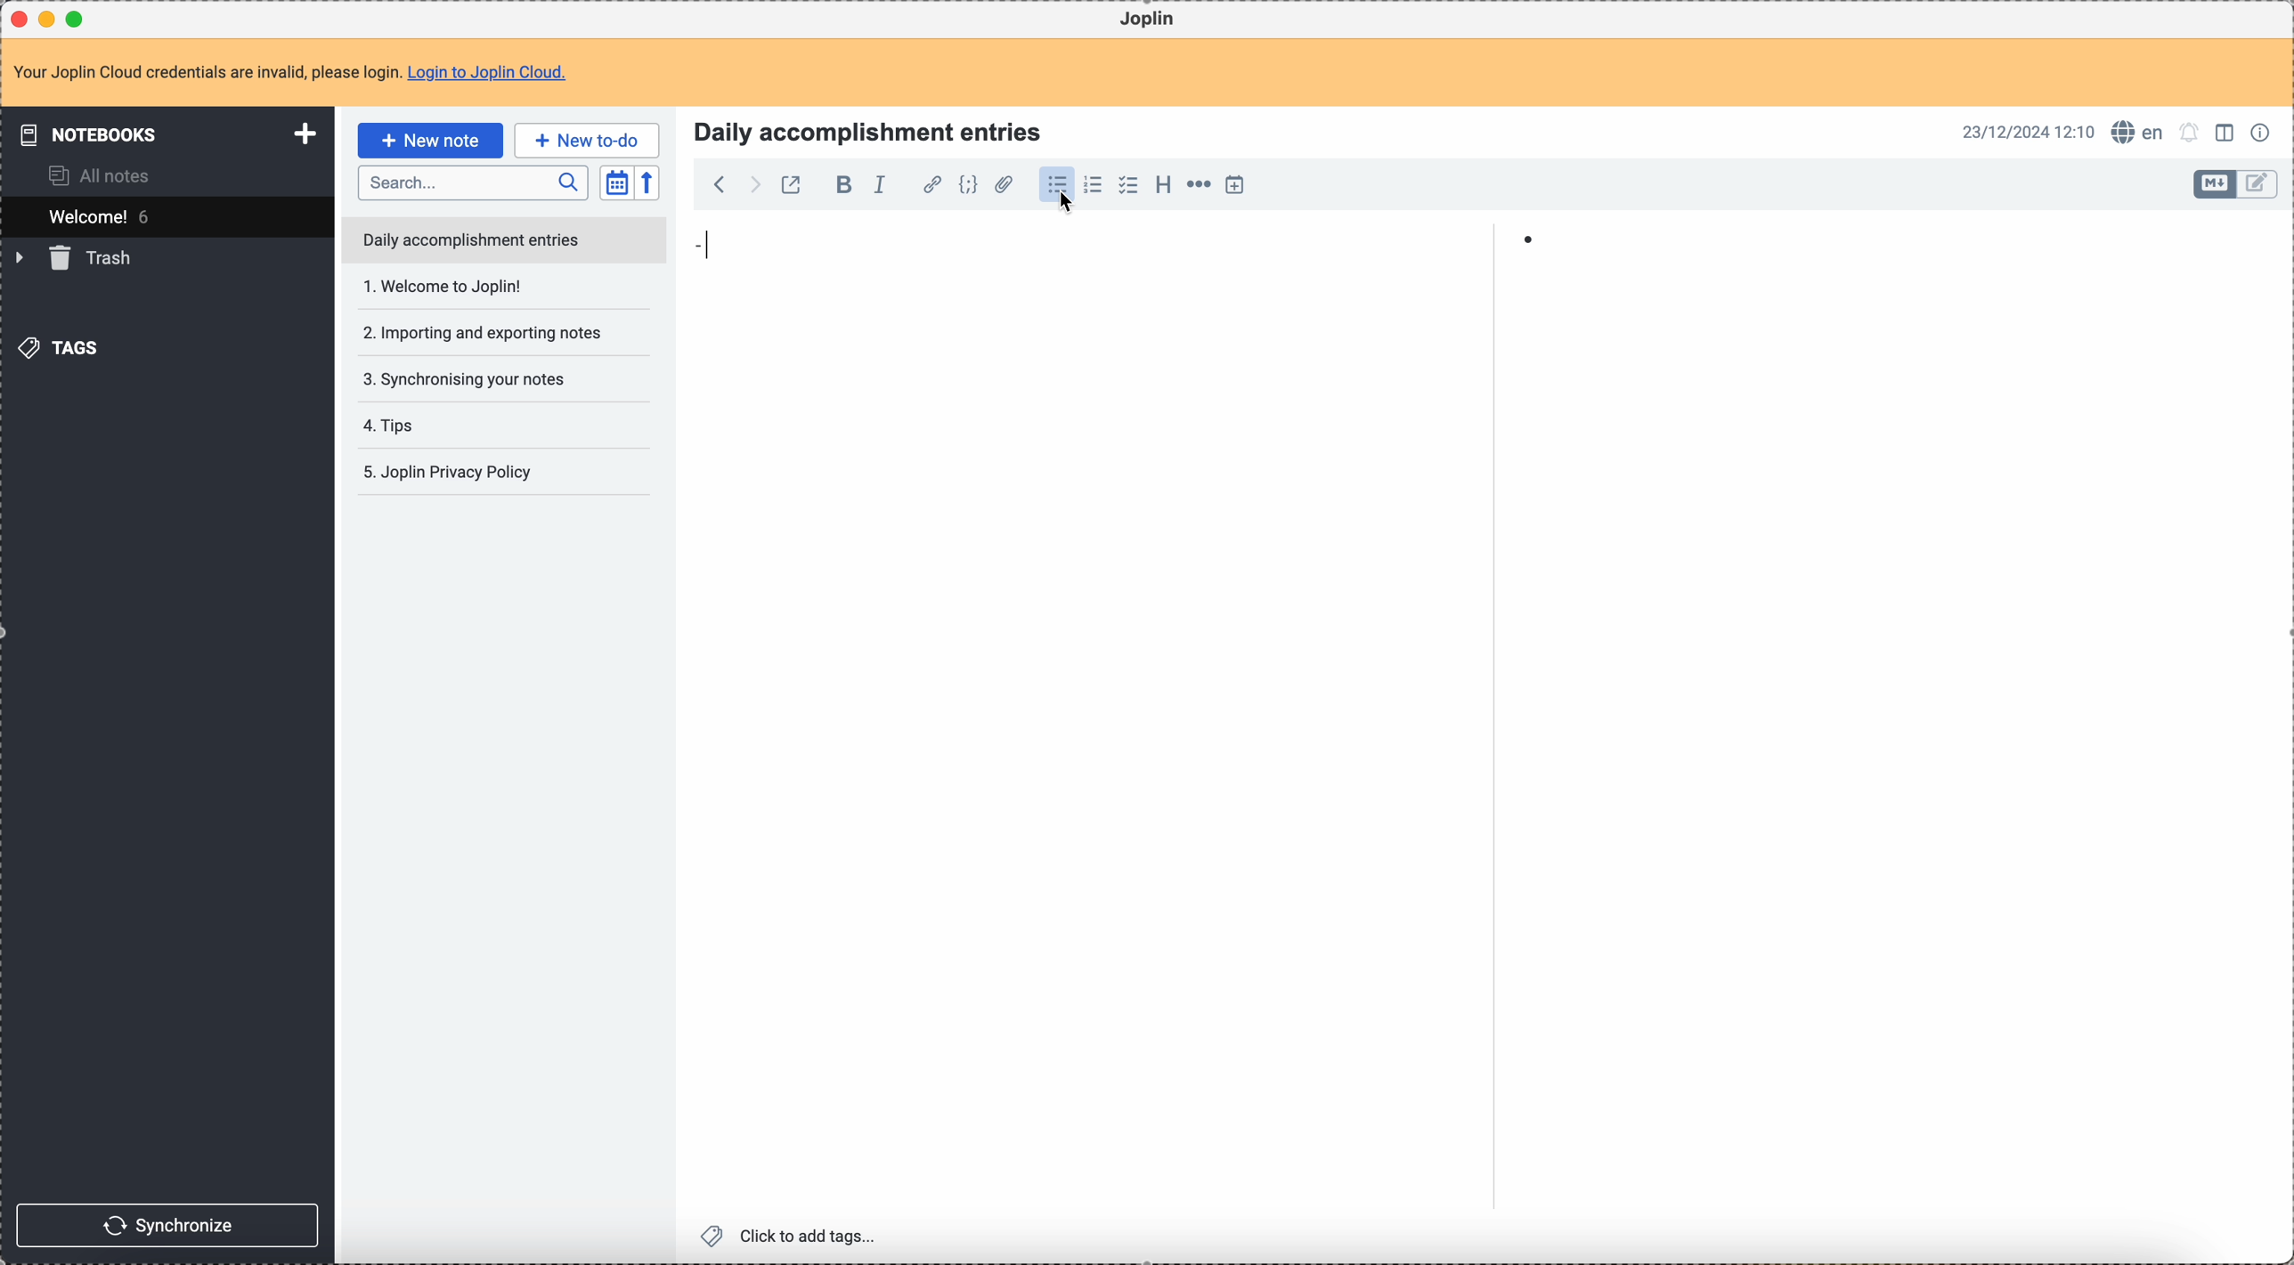  What do you see at coordinates (77, 18) in the screenshot?
I see `maximize` at bounding box center [77, 18].